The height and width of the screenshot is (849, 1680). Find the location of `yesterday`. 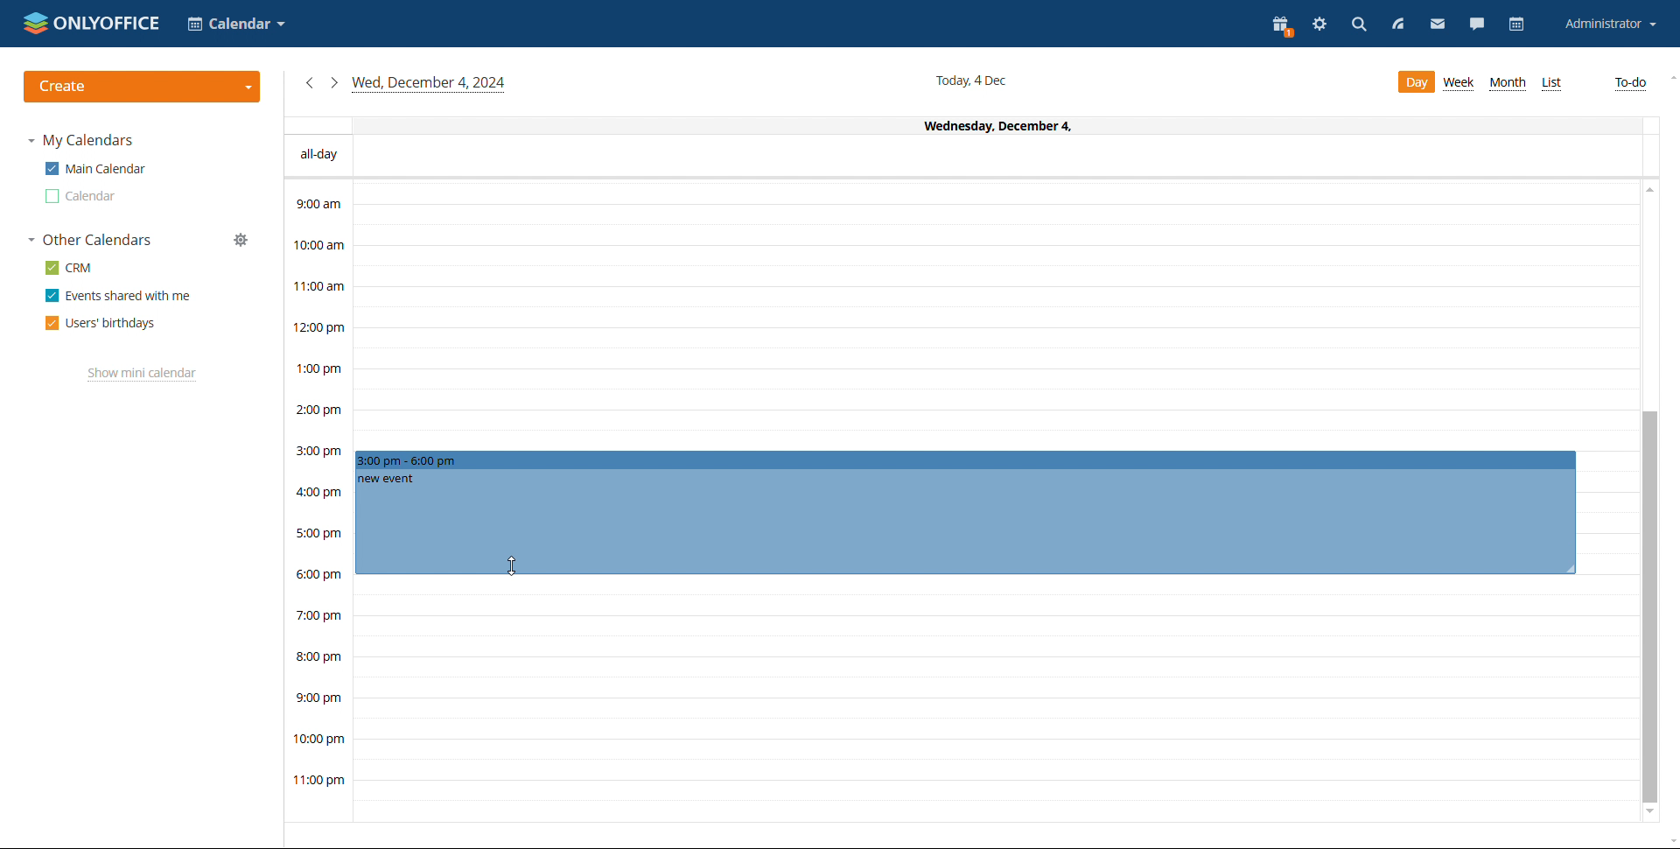

yesterday is located at coordinates (308, 83).